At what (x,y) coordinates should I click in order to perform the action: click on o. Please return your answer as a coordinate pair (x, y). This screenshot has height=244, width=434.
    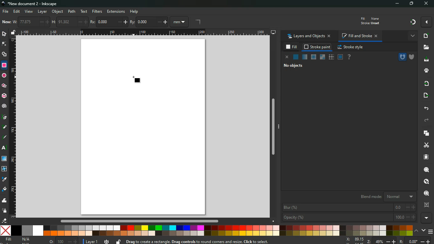
    Looking at the image, I should click on (62, 241).